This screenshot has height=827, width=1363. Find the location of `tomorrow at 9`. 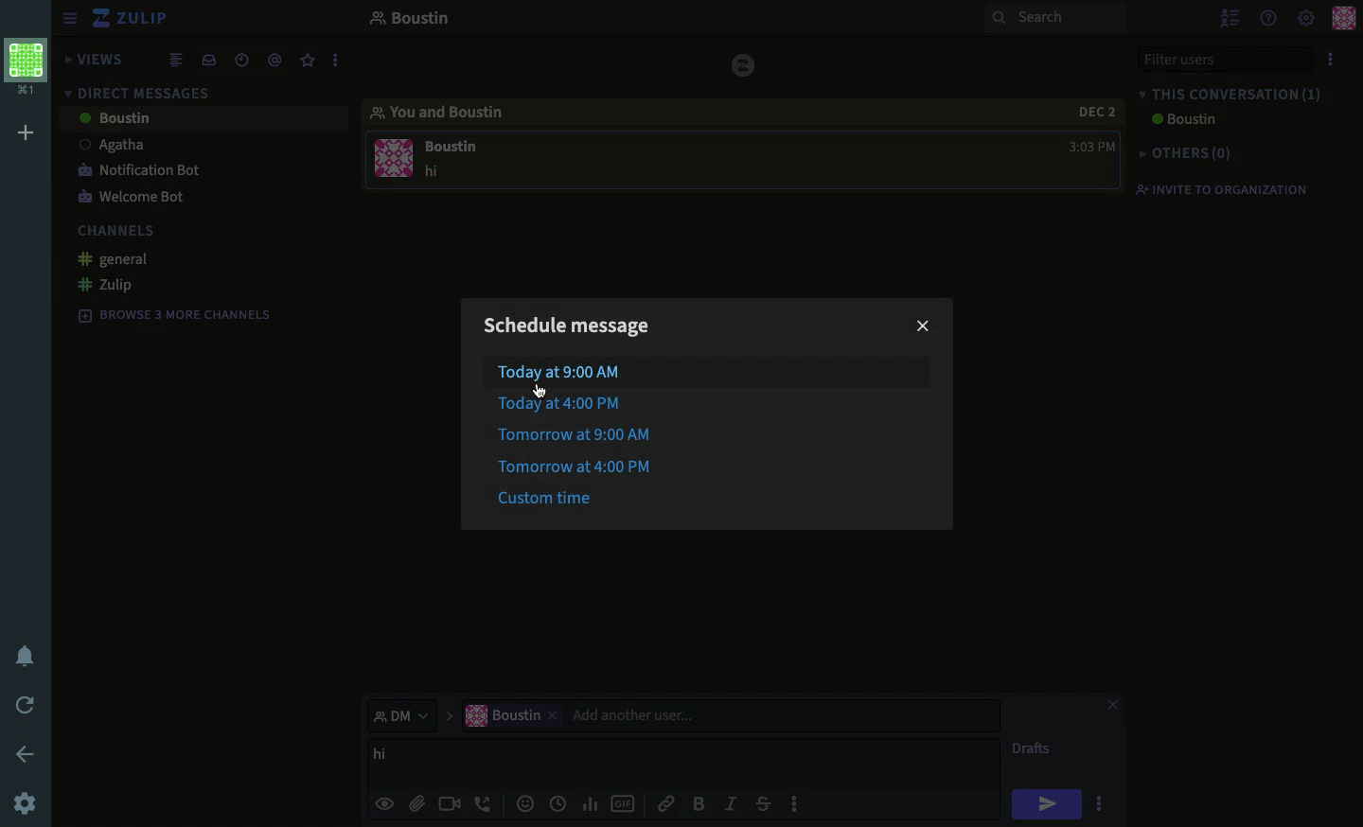

tomorrow at 9 is located at coordinates (579, 433).